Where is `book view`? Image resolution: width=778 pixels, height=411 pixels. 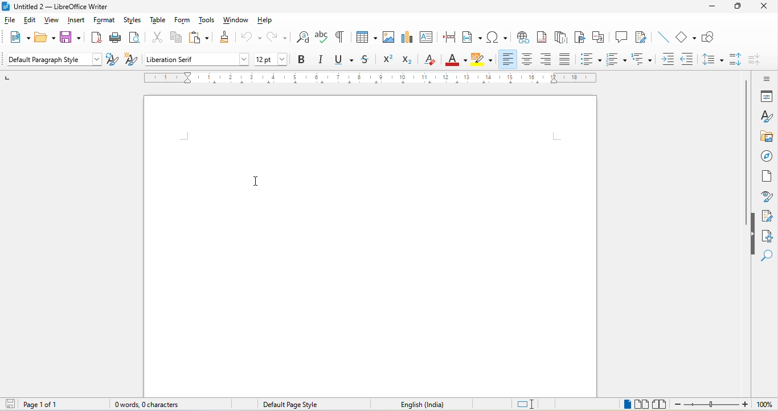
book view is located at coordinates (662, 404).